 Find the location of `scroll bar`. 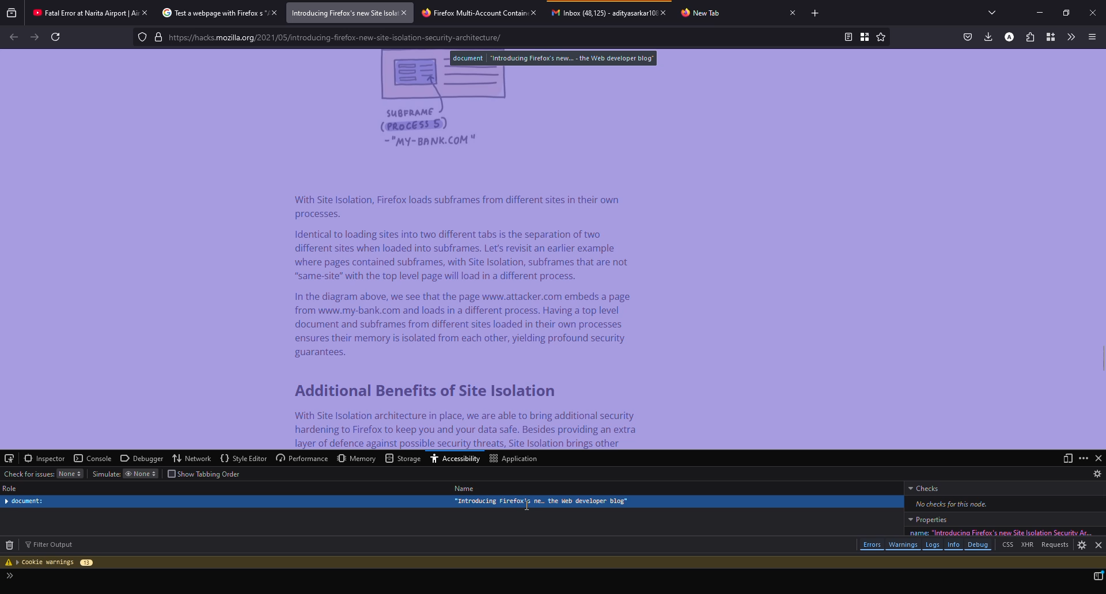

scroll bar is located at coordinates (1104, 495).